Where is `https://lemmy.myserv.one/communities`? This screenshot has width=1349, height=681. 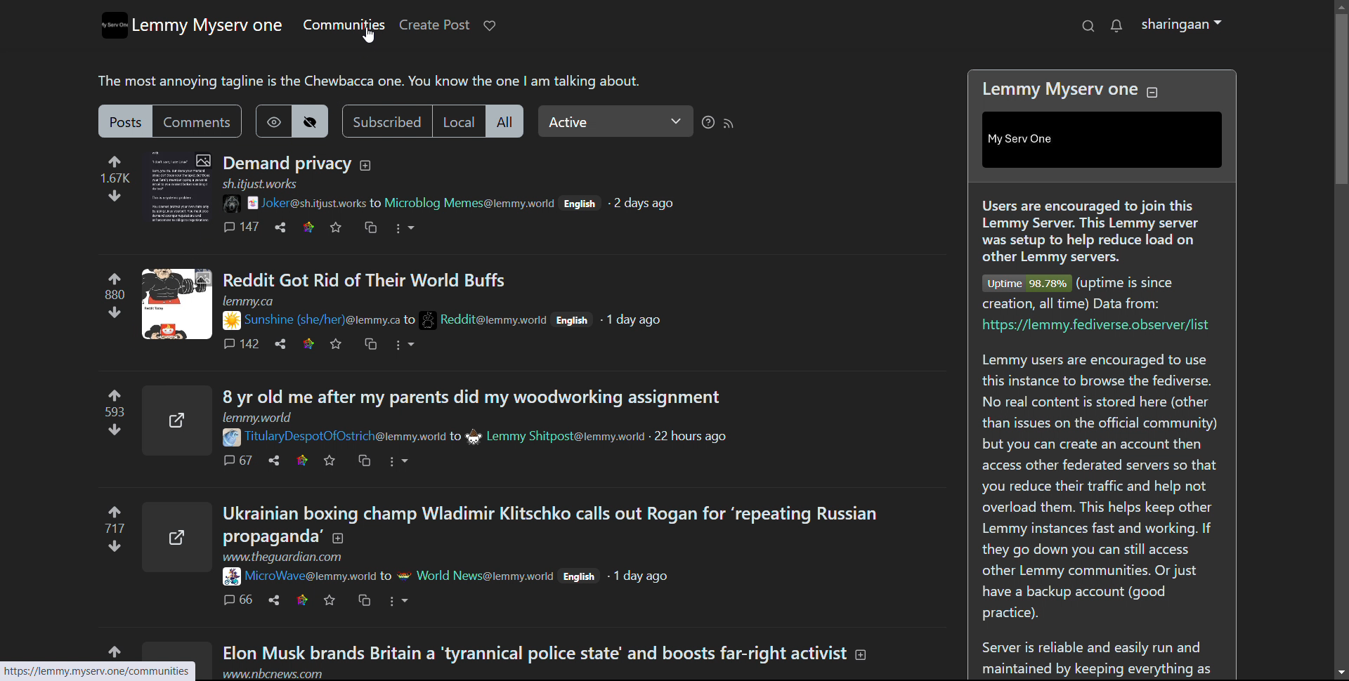 https://lemmy.myserv.one/communities is located at coordinates (103, 671).